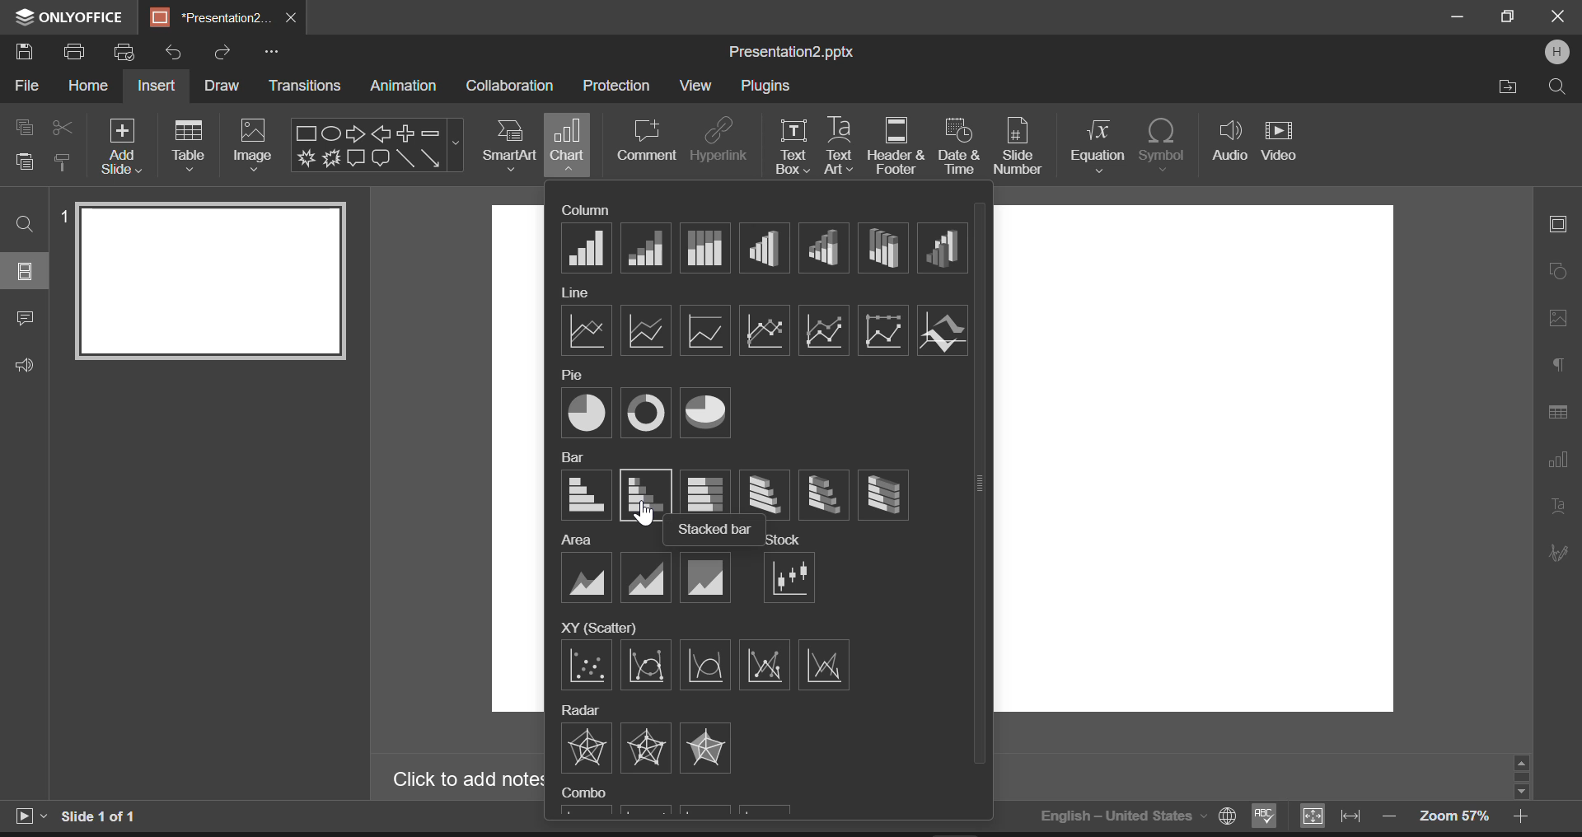 This screenshot has width=1582, height=837. What do you see at coordinates (1509, 87) in the screenshot?
I see `Open file Location` at bounding box center [1509, 87].